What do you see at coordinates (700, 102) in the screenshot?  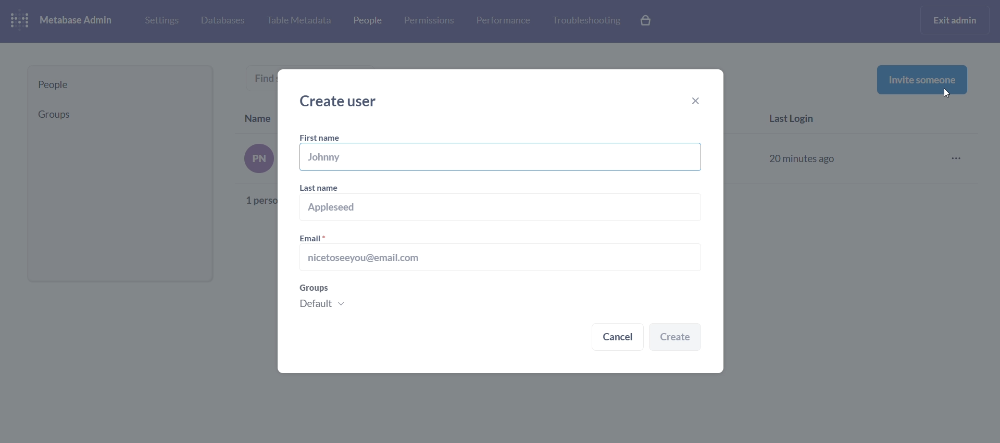 I see `close` at bounding box center [700, 102].